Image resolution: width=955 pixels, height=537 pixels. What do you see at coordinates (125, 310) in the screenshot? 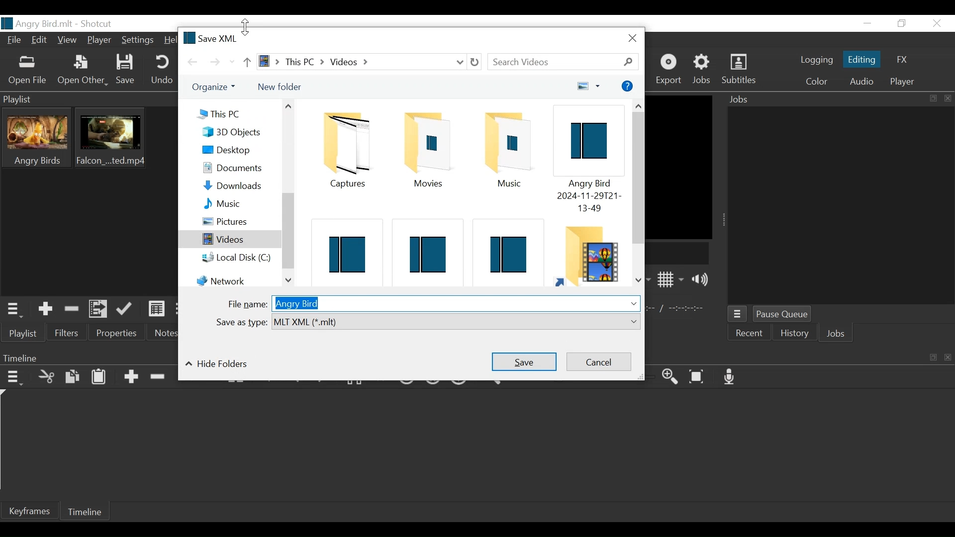
I see `Update` at bounding box center [125, 310].